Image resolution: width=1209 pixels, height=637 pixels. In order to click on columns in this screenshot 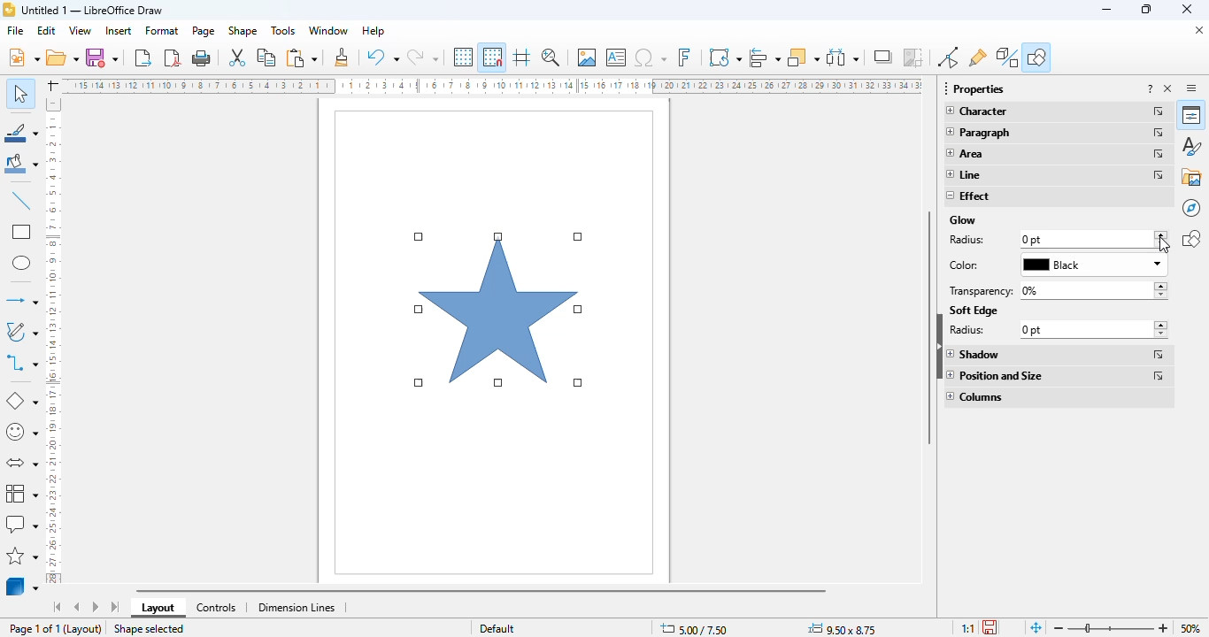, I will do `click(974, 395)`.